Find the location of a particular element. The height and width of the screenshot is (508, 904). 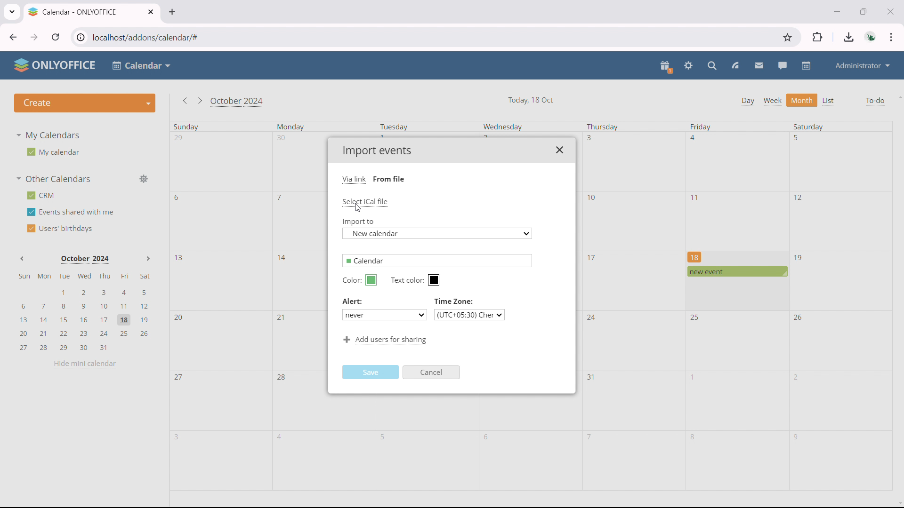

12 is located at coordinates (799, 197).